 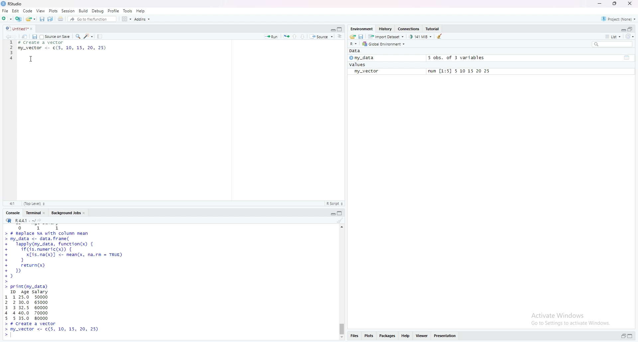 What do you see at coordinates (51, 19) in the screenshot?
I see `save all open documents` at bounding box center [51, 19].